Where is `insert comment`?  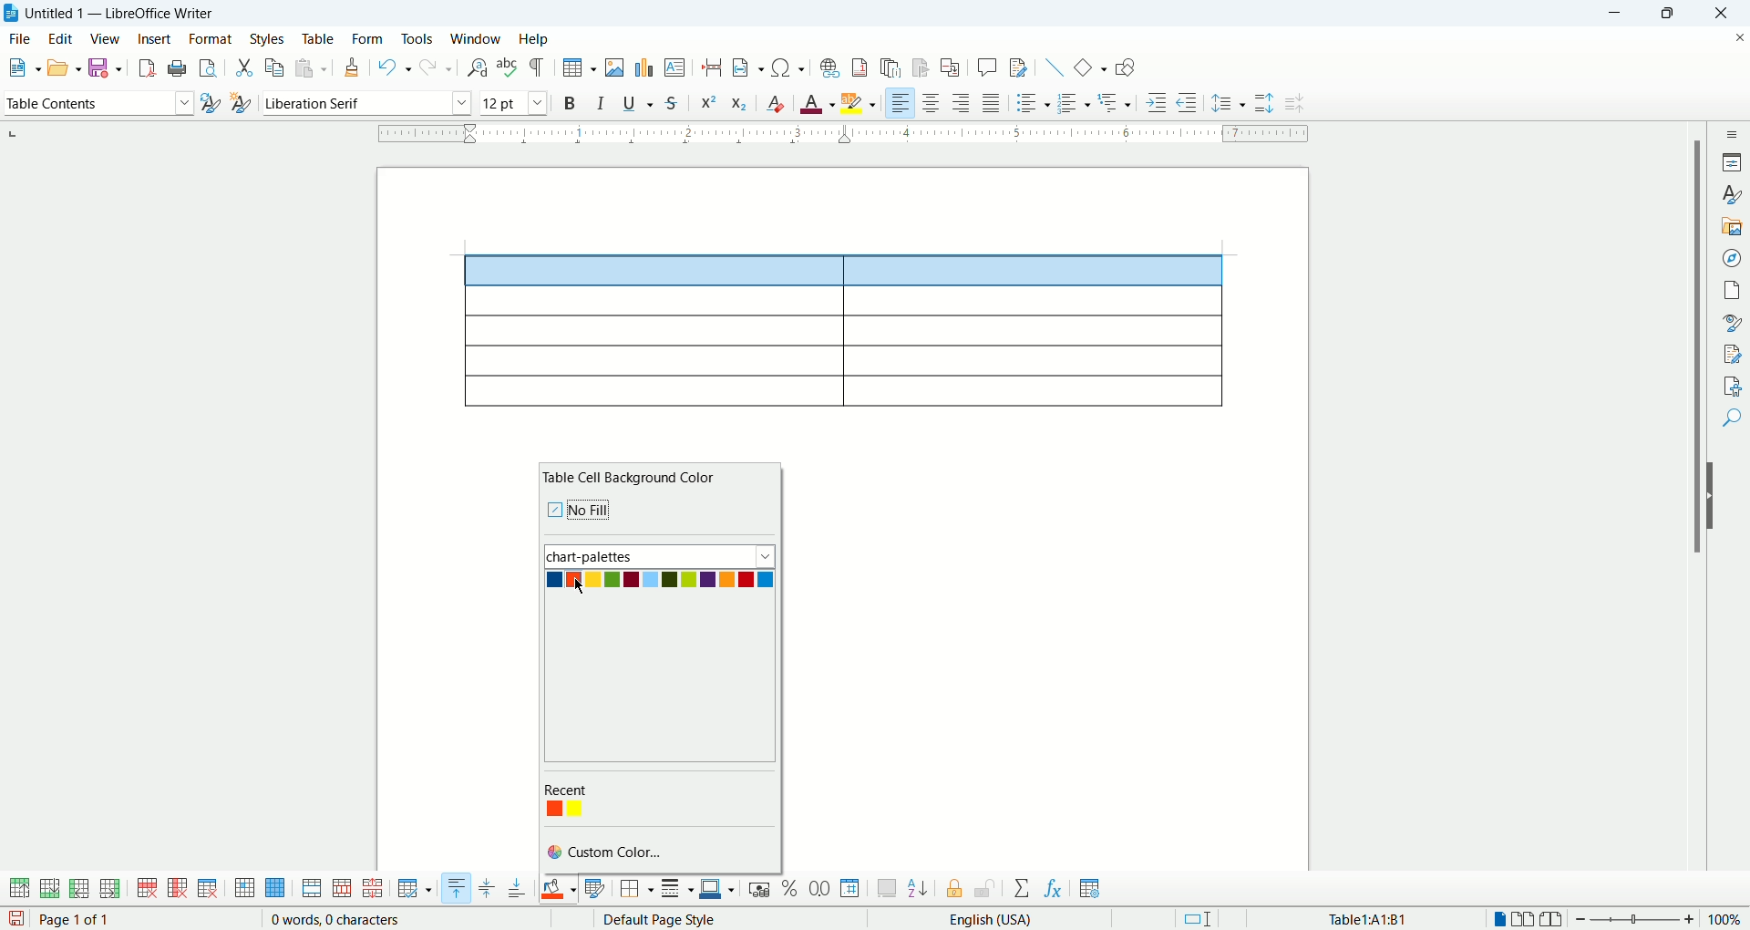 insert comment is located at coordinates (991, 67).